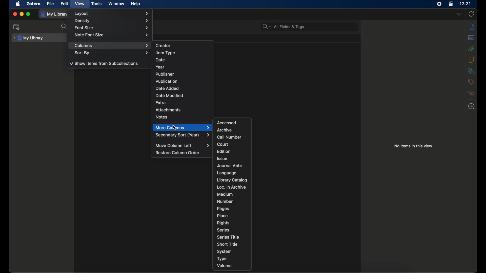 The image size is (486, 273). I want to click on item type, so click(165, 53).